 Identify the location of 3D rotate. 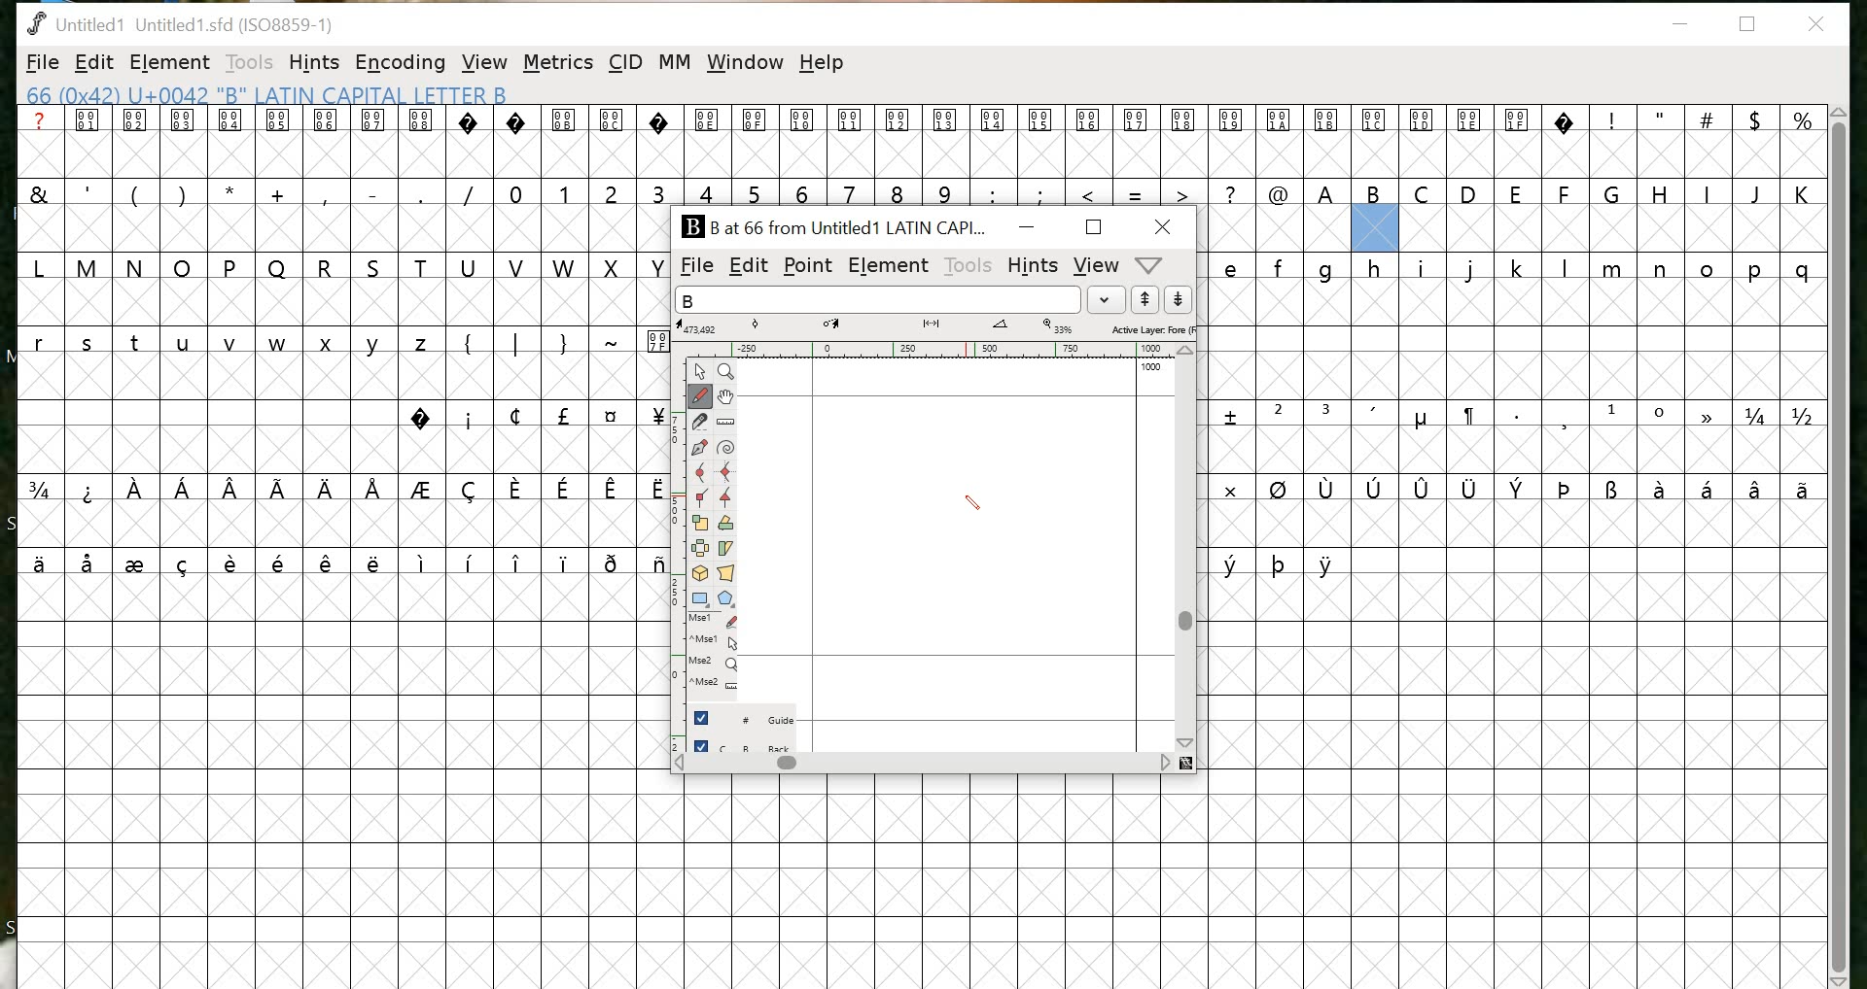
(701, 576).